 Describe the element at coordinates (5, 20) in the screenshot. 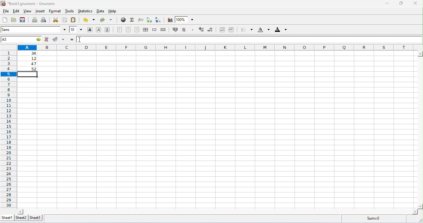

I see `new` at that location.